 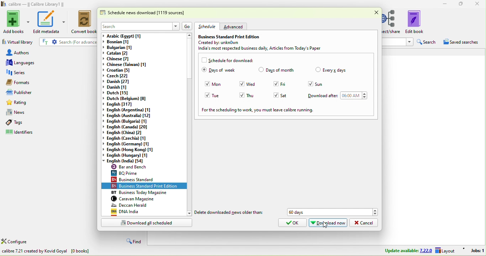 What do you see at coordinates (204, 60) in the screenshot?
I see `Checkboc` at bounding box center [204, 60].